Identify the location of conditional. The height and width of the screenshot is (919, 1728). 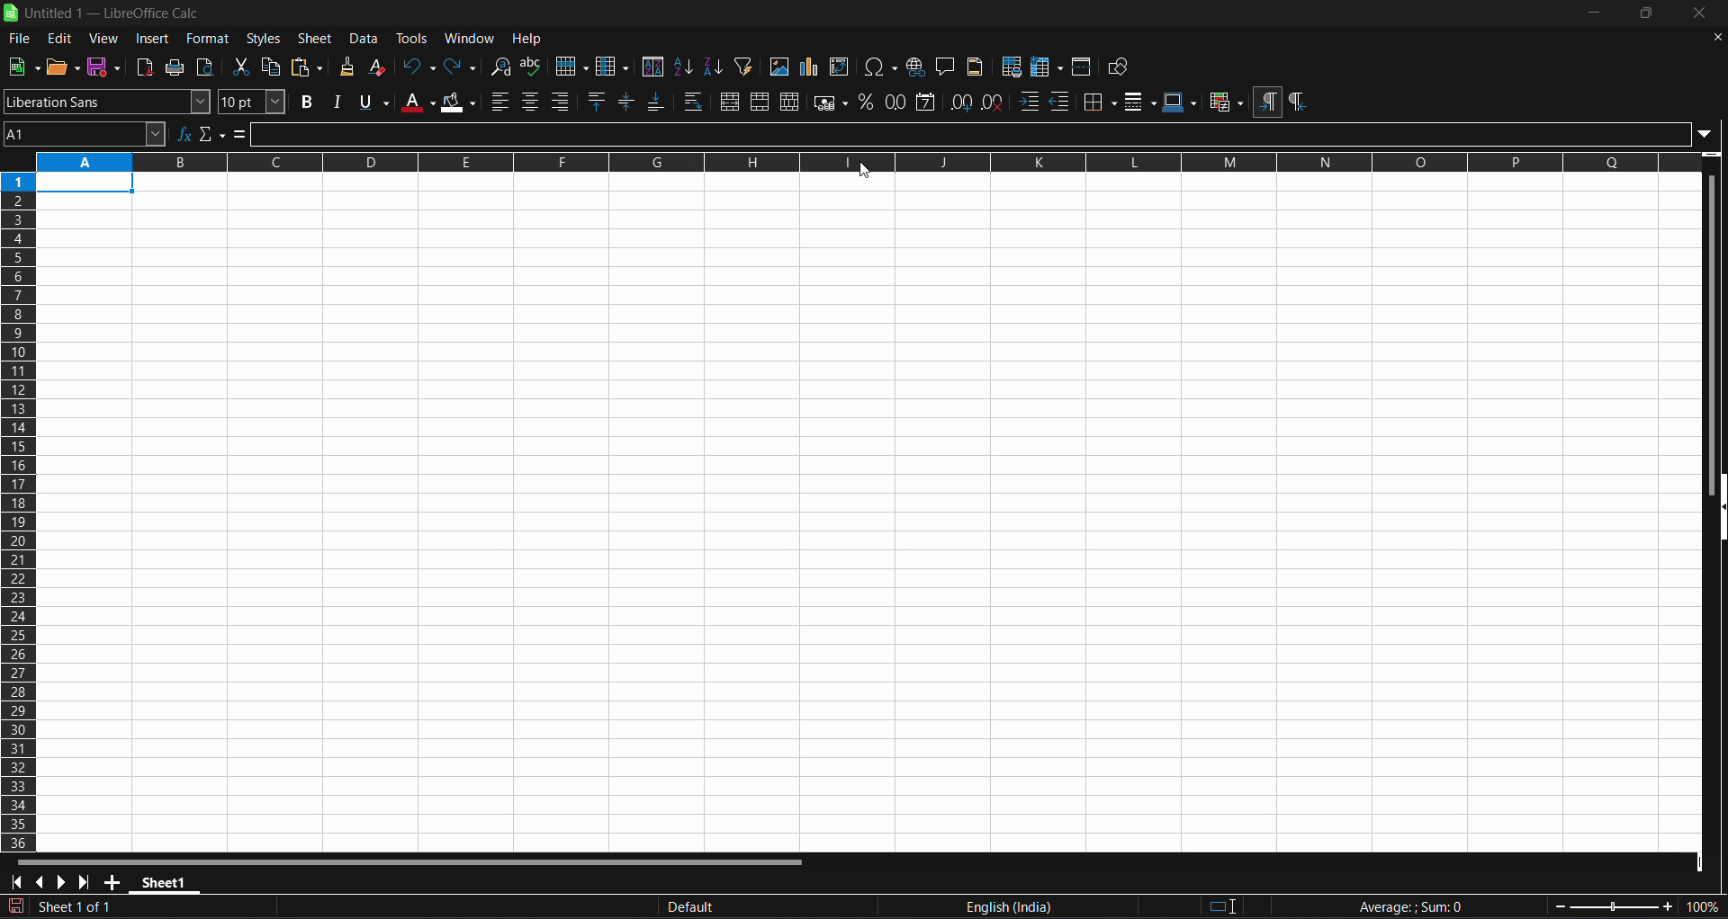
(1226, 103).